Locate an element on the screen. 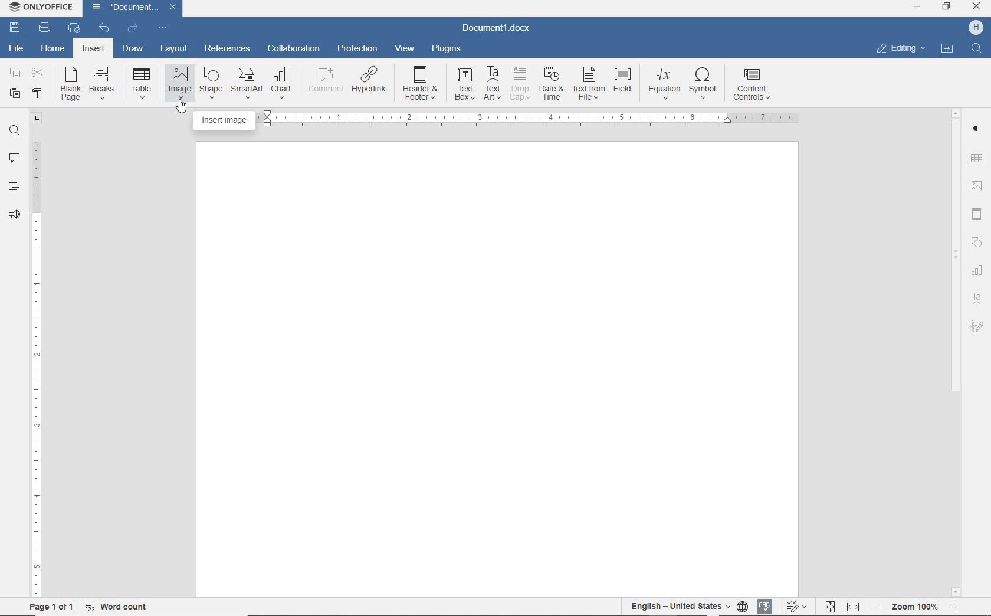 Image resolution: width=991 pixels, height=616 pixels. ruler is located at coordinates (39, 355).